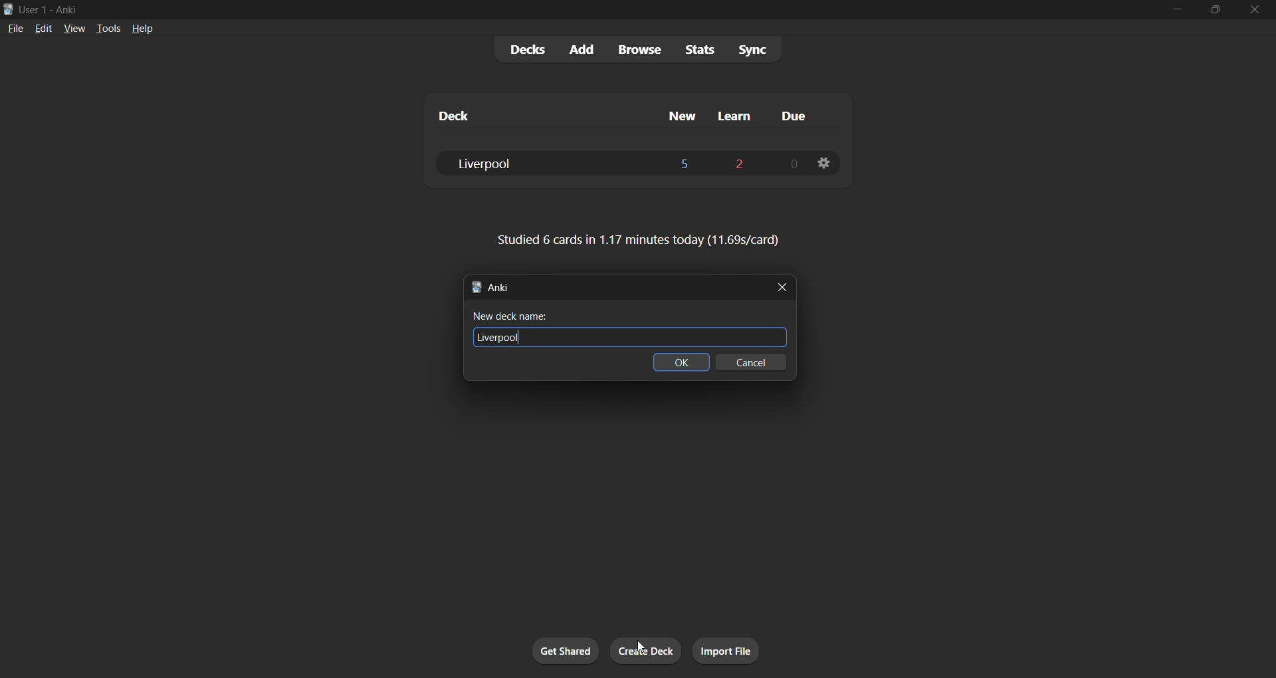 The image size is (1276, 678). What do you see at coordinates (613, 288) in the screenshot?
I see `new tab title` at bounding box center [613, 288].